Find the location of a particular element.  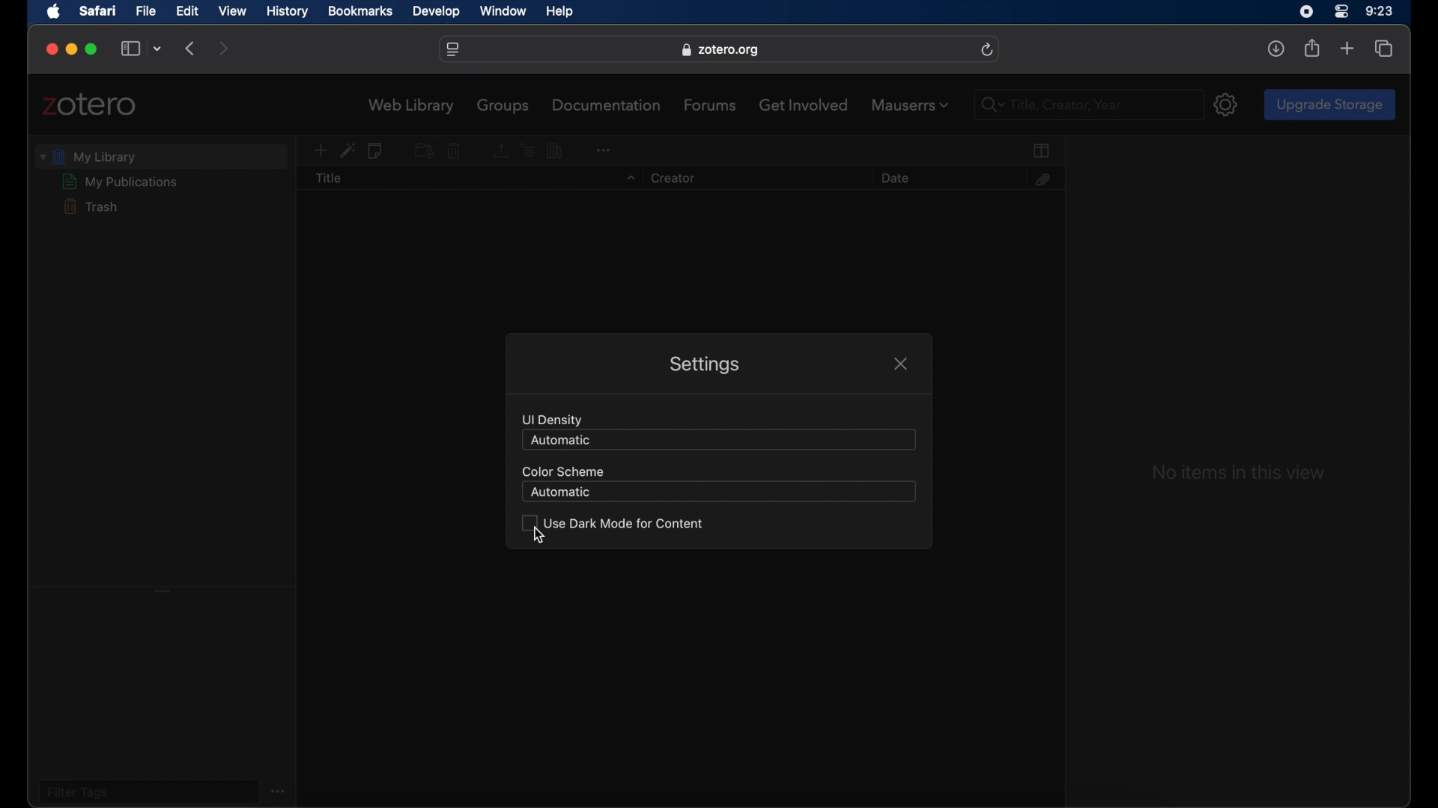

previous is located at coordinates (192, 47).